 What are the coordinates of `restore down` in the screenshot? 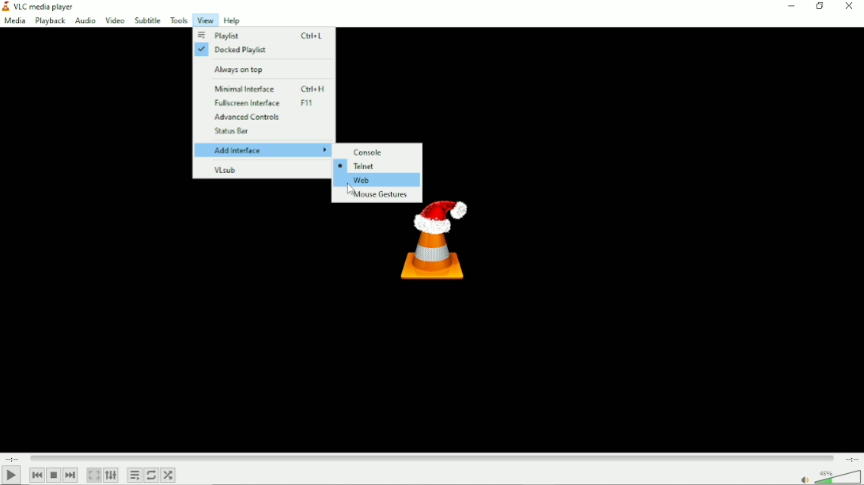 It's located at (822, 6).